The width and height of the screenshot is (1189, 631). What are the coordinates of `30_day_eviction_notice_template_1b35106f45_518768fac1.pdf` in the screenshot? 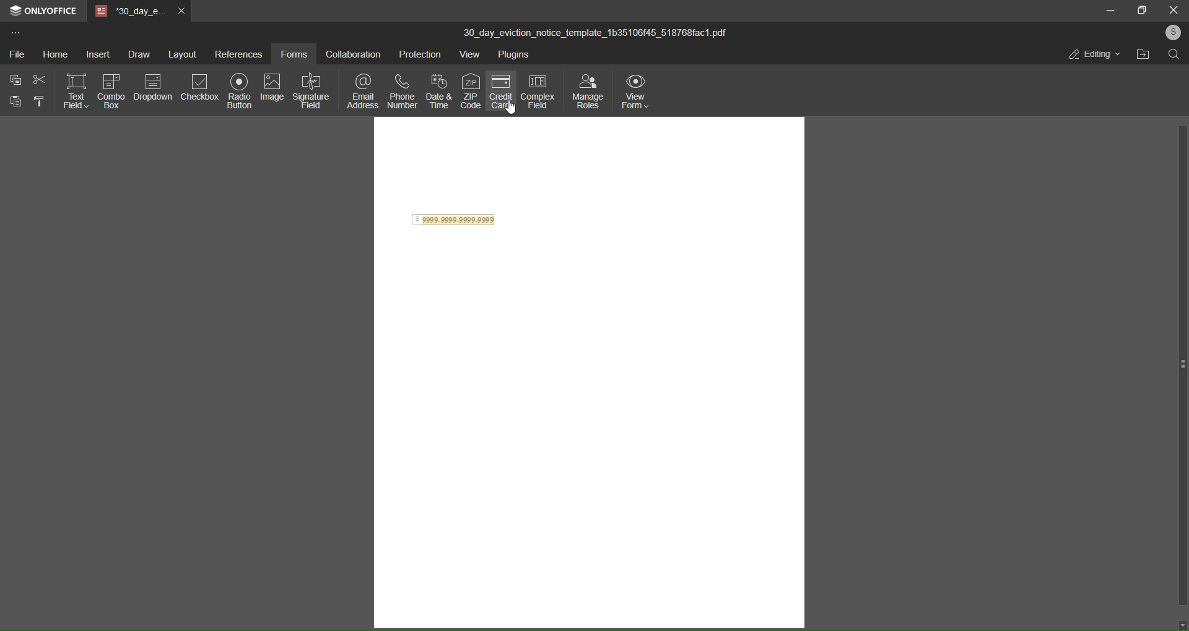 It's located at (604, 33).